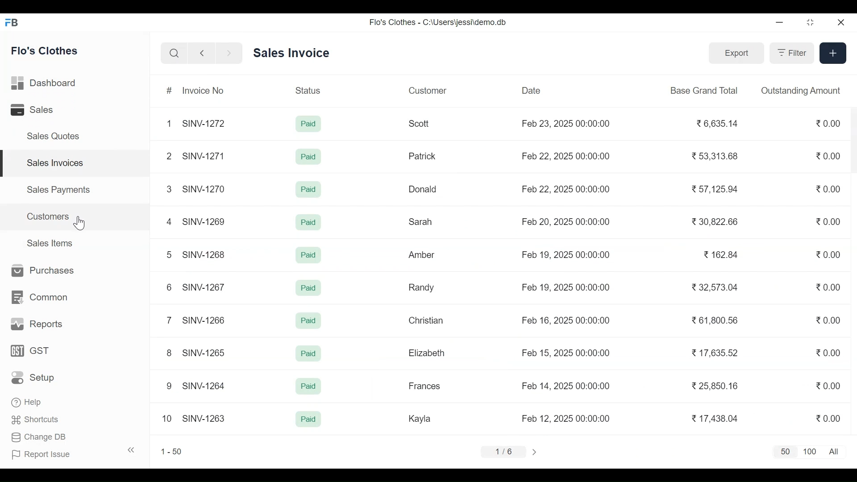 The height and width of the screenshot is (482, 857). Describe the element at coordinates (807, 22) in the screenshot. I see `Restore` at that location.